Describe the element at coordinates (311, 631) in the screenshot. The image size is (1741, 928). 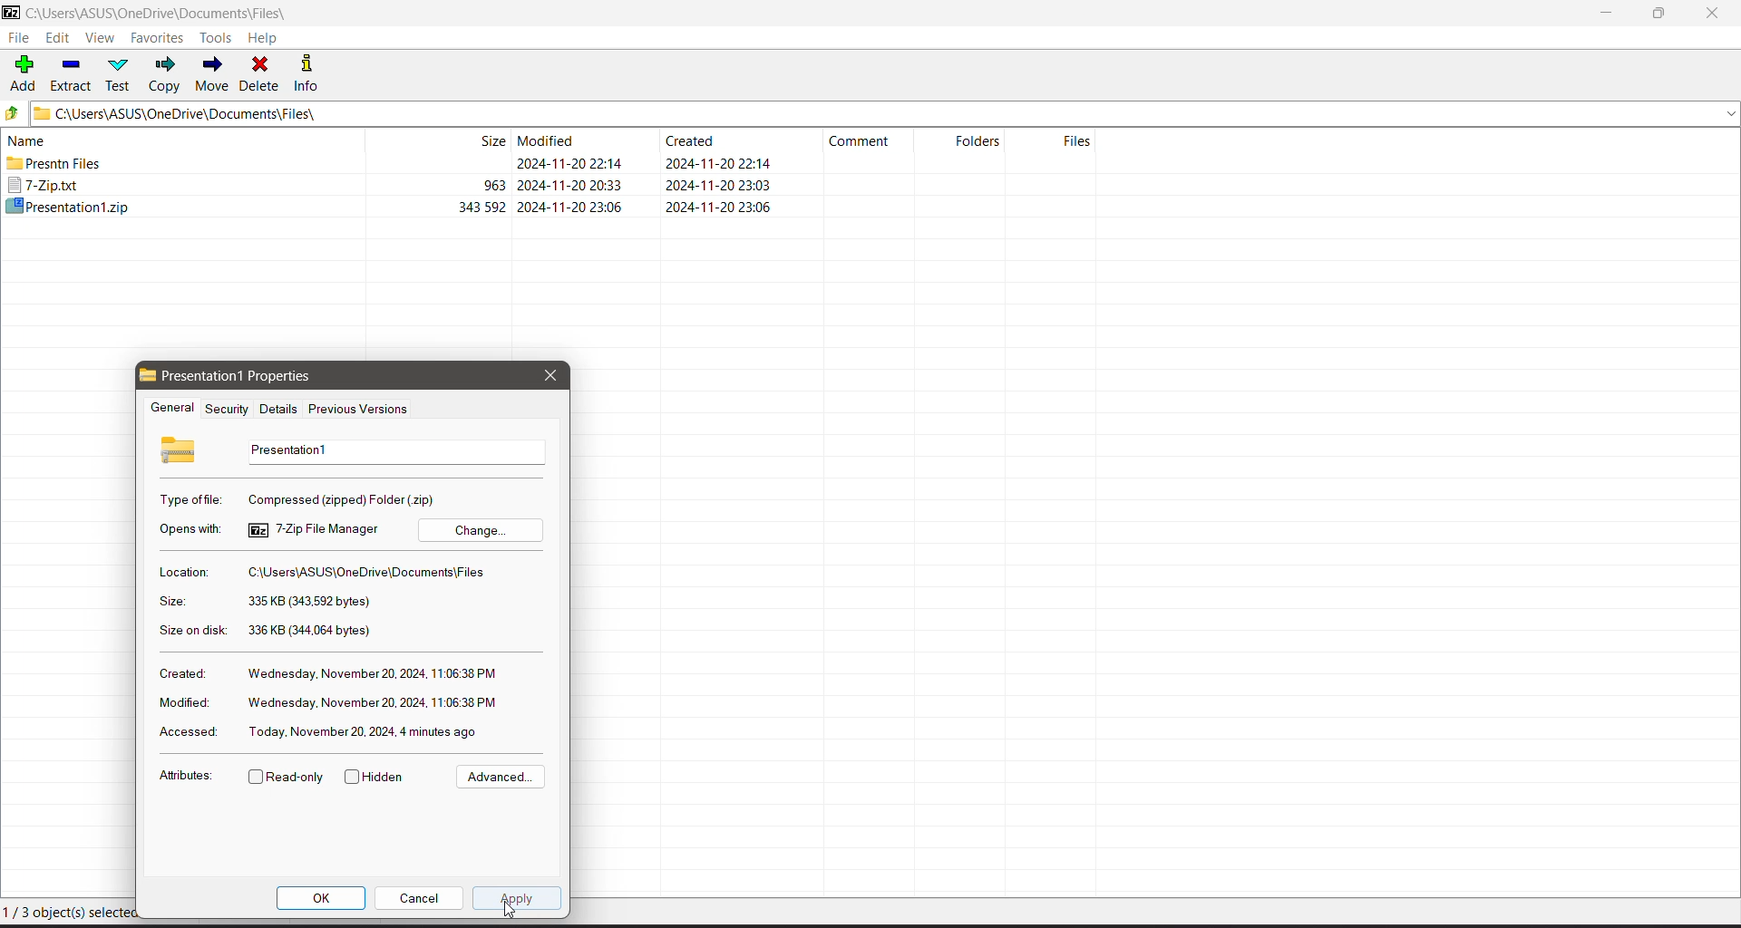
I see `Total size of the selected file` at that location.